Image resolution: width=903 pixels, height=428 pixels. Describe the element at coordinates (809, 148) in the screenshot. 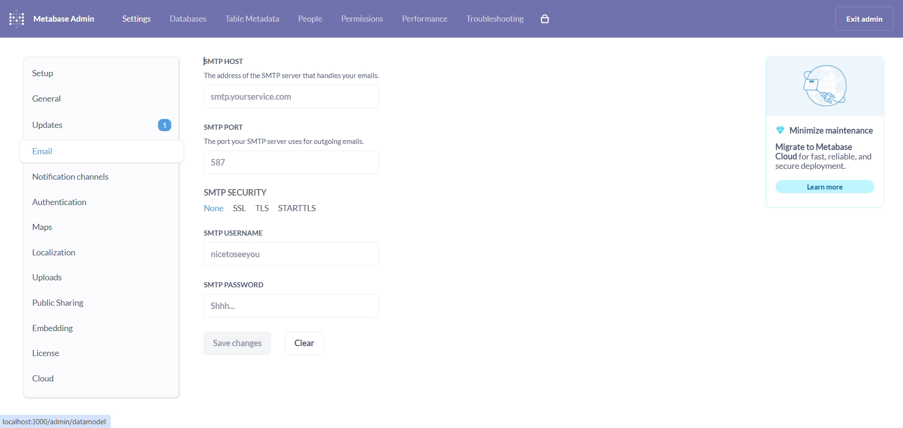

I see `@ Minimize maintenance
Migrate to Metabase
Cloud for fast, reliable, and
secure deployment.` at that location.